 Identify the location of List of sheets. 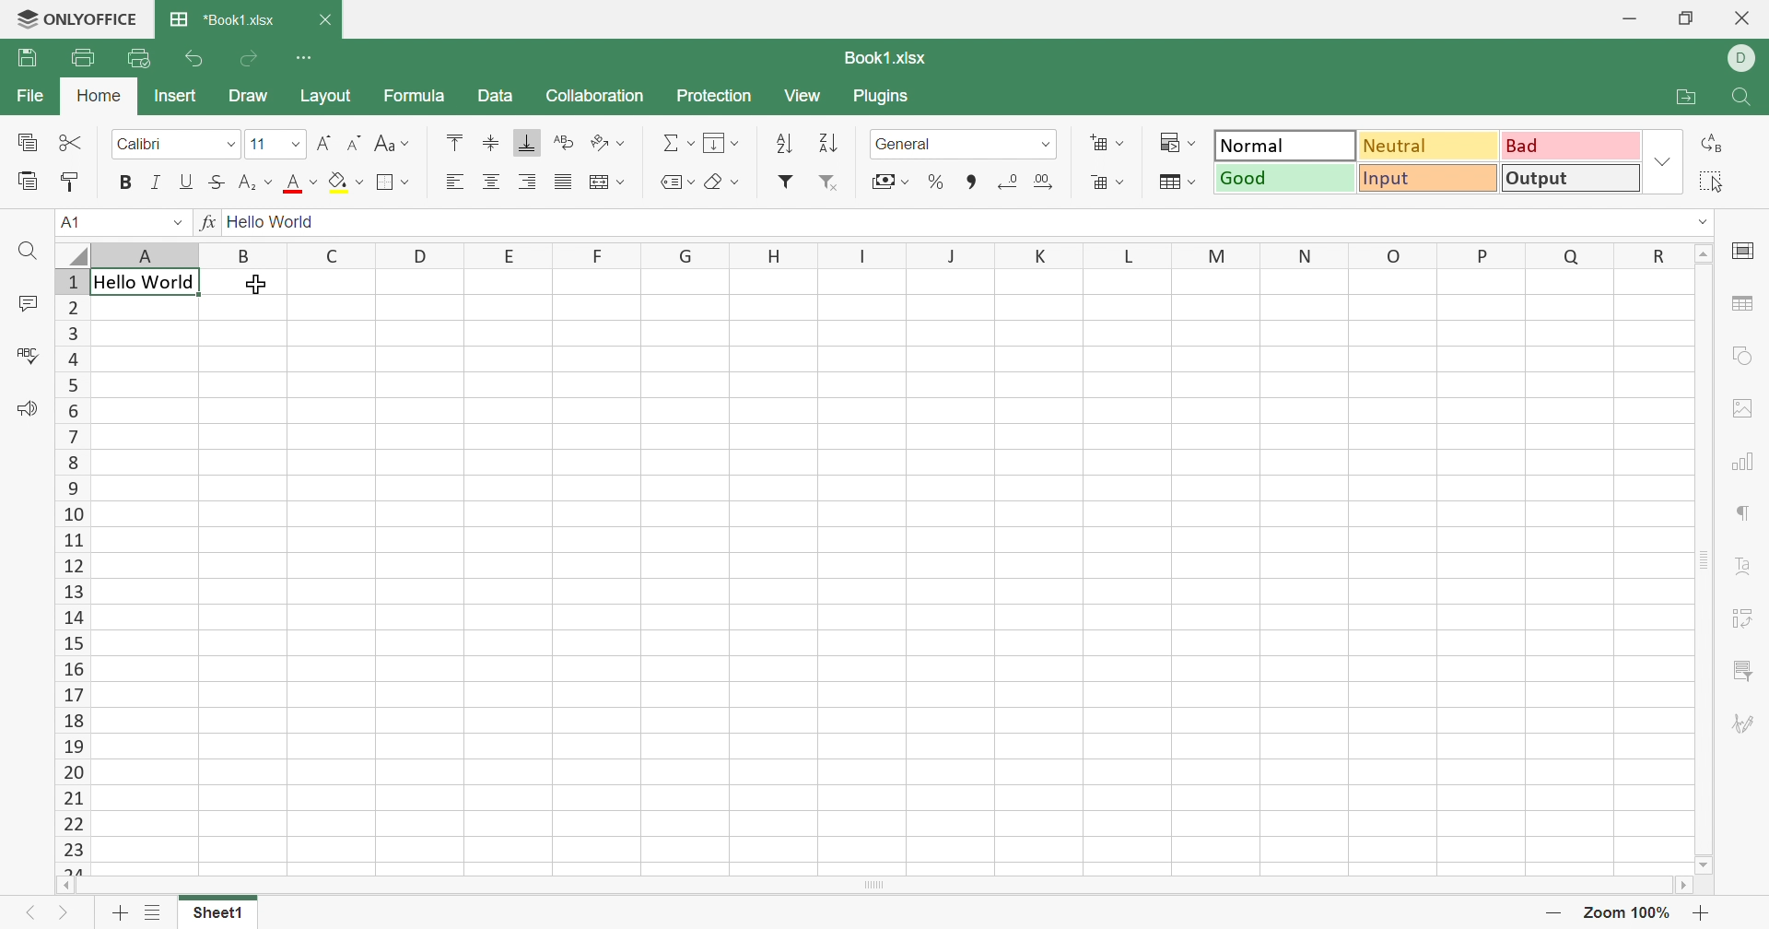
(154, 916).